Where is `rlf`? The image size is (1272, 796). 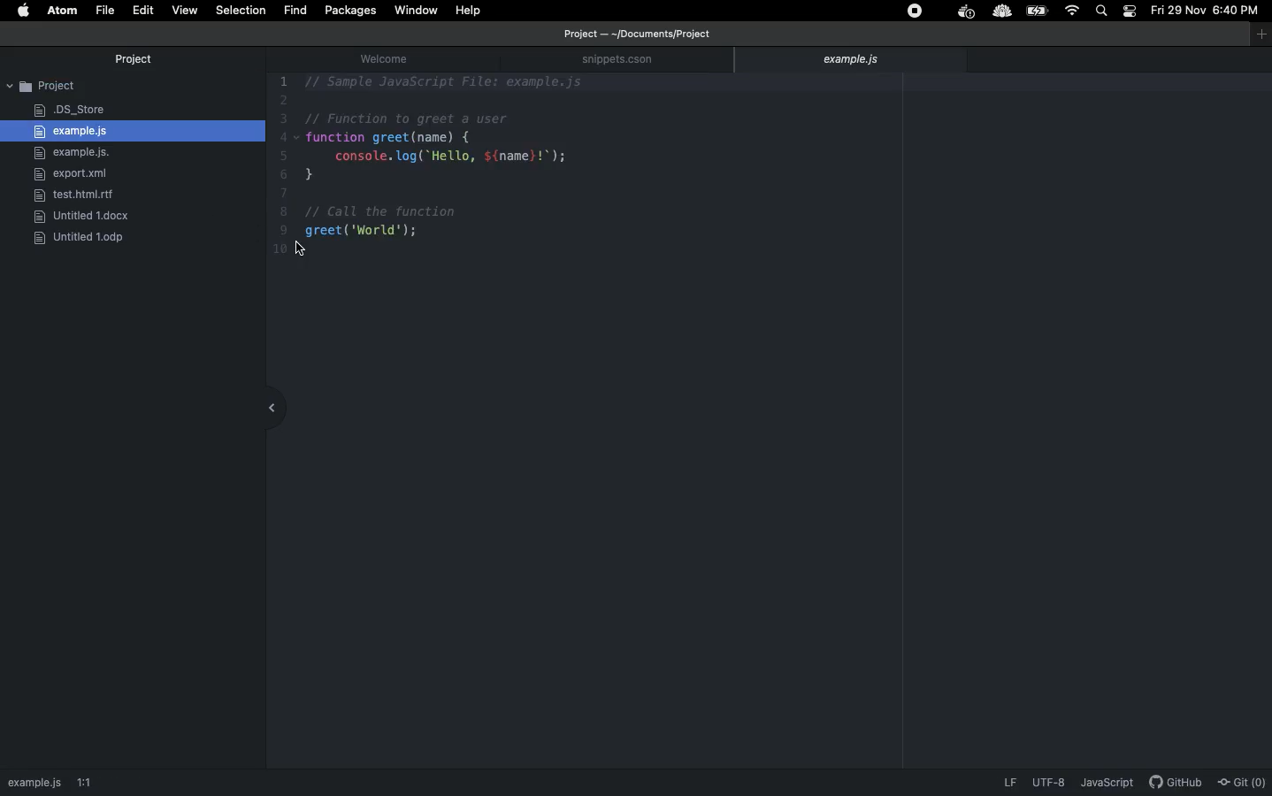 rlf is located at coordinates (75, 195).